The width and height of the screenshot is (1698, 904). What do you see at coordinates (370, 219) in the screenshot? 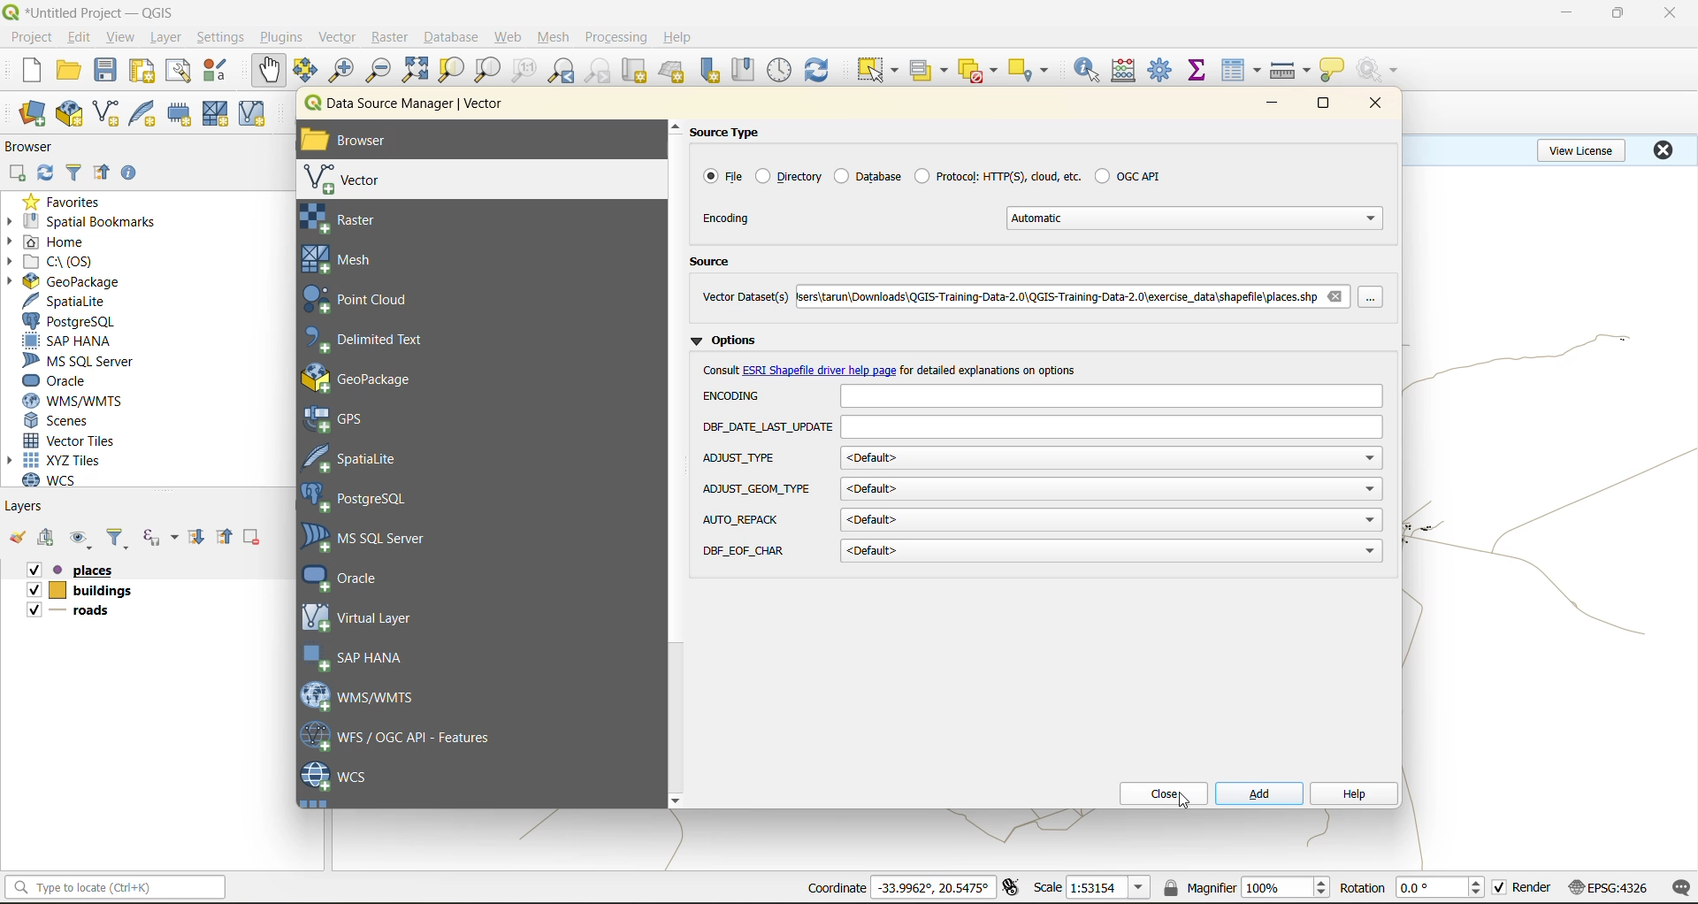
I see `raster` at bounding box center [370, 219].